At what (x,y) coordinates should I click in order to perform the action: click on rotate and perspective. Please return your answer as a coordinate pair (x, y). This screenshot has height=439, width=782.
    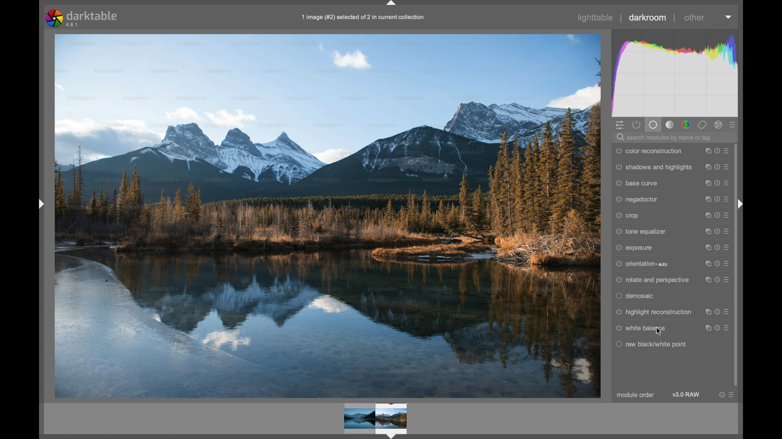
    Looking at the image, I should click on (652, 280).